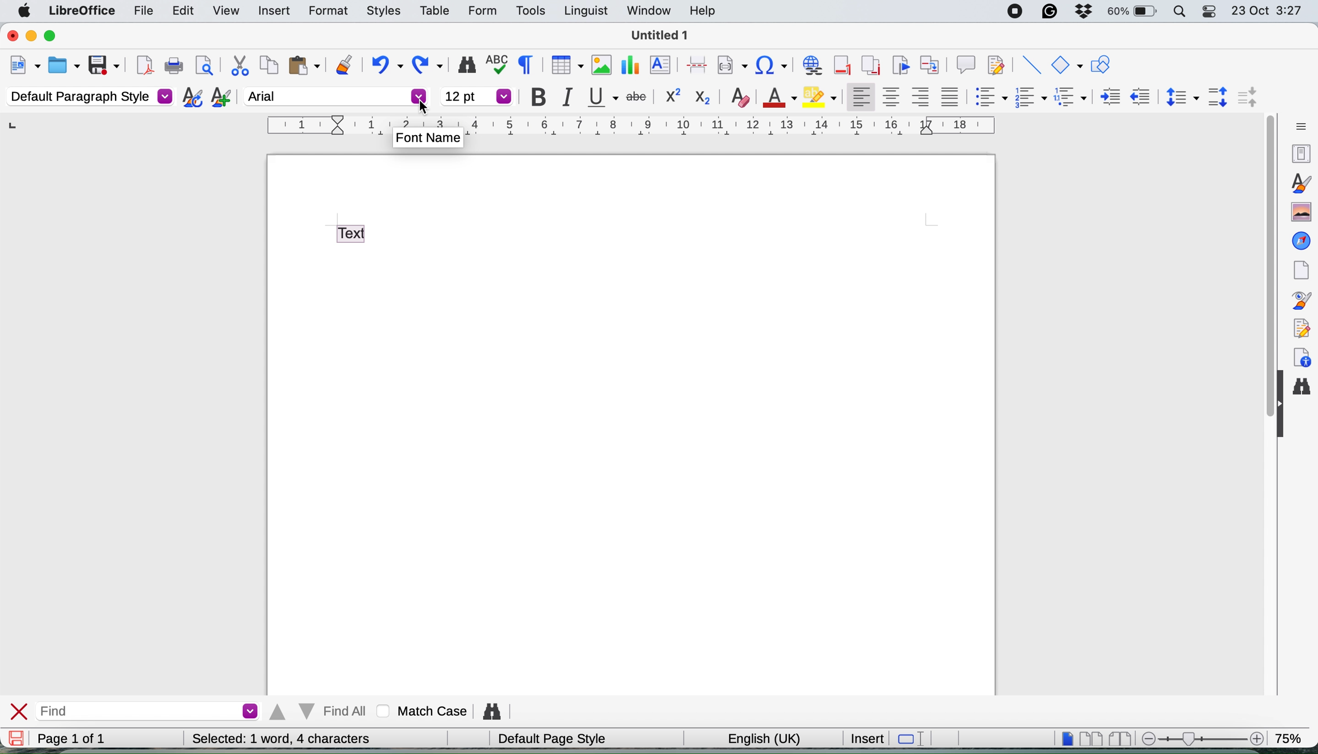 The image size is (1318, 754). Describe the element at coordinates (317, 712) in the screenshot. I see `find all` at that location.